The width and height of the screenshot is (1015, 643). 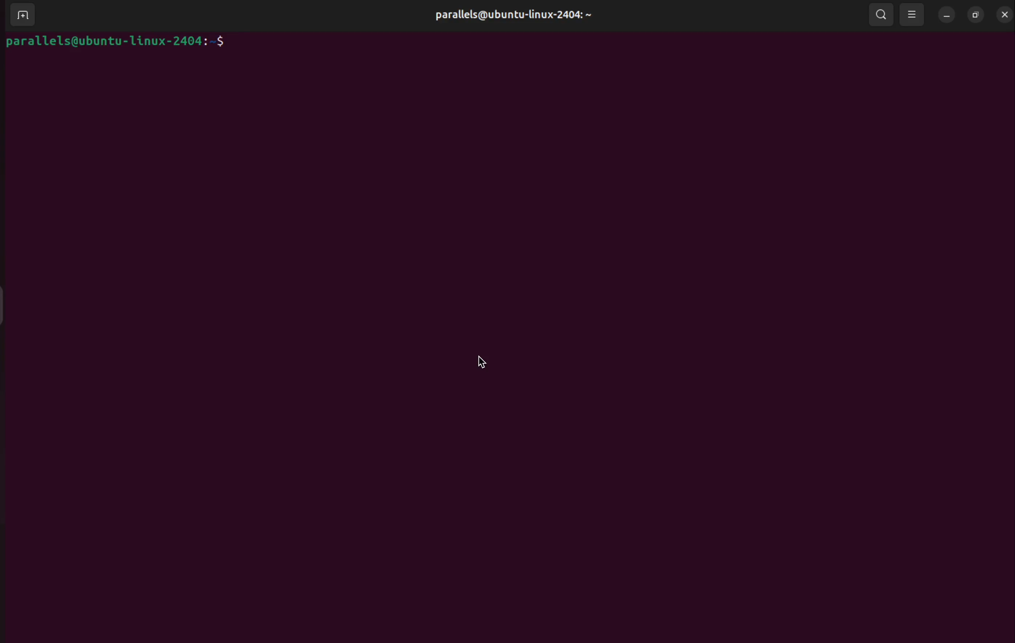 What do you see at coordinates (484, 363) in the screenshot?
I see `cursor` at bounding box center [484, 363].